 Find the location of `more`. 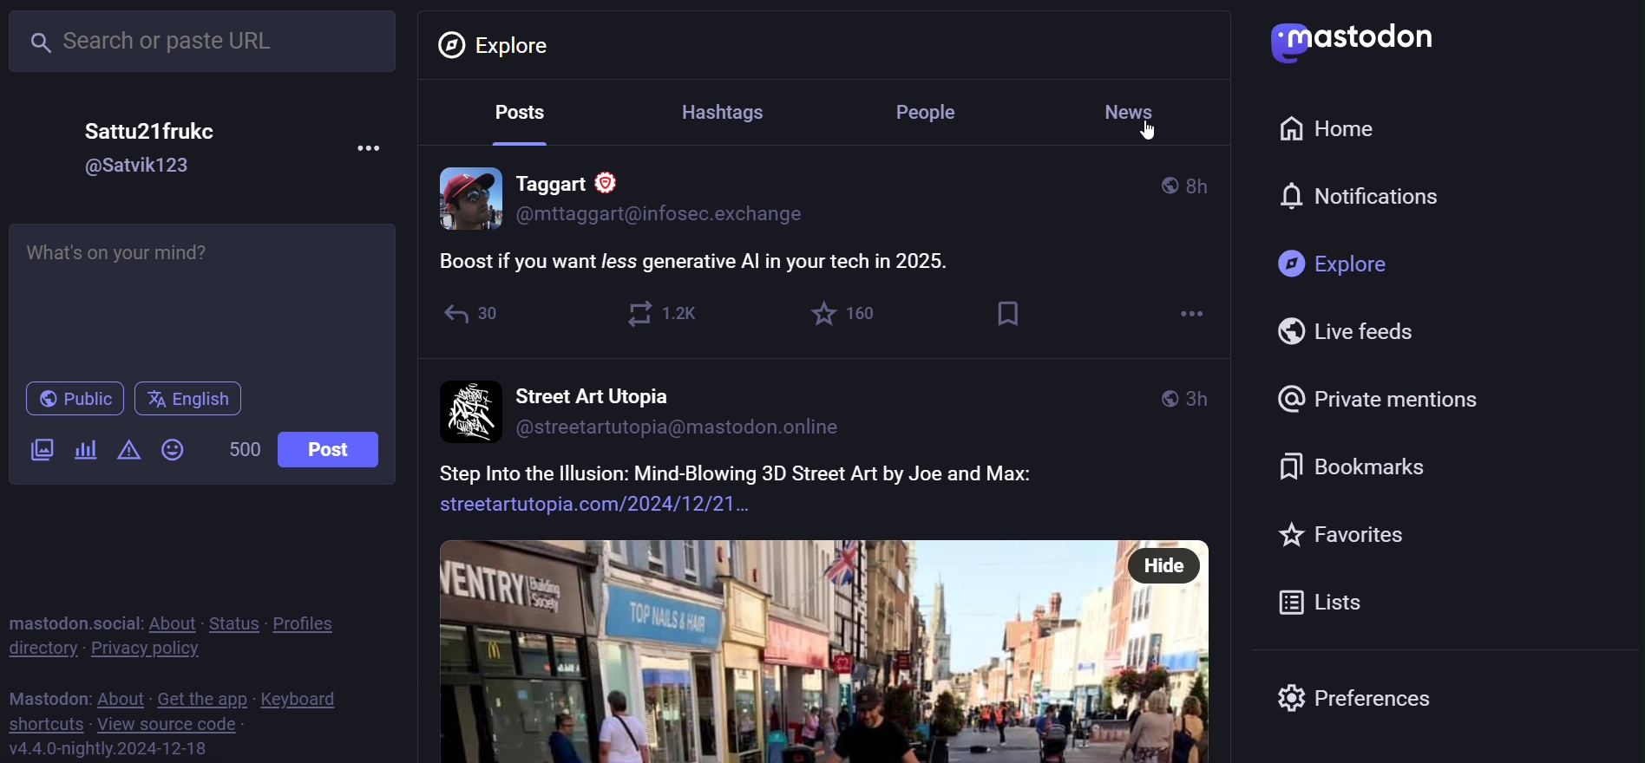

more is located at coordinates (371, 147).